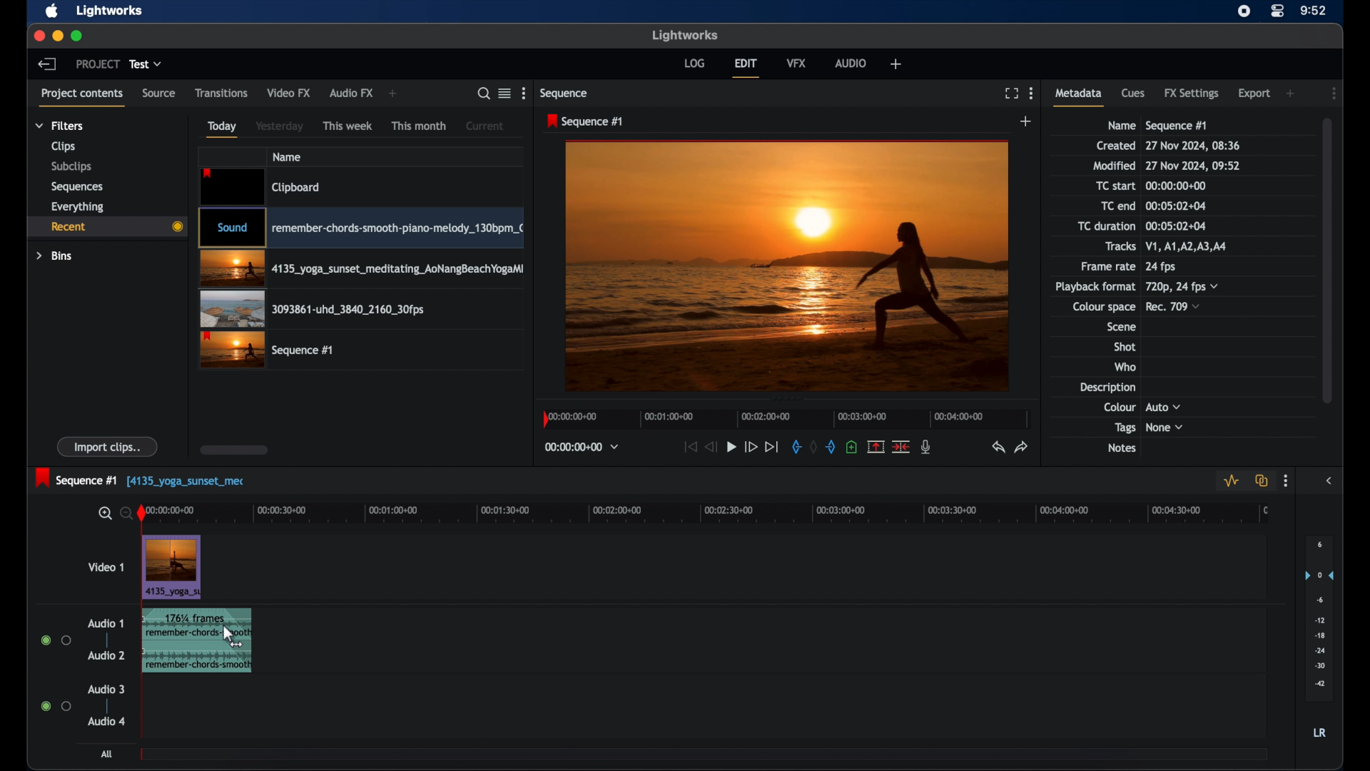  I want to click on tc end, so click(1177, 206).